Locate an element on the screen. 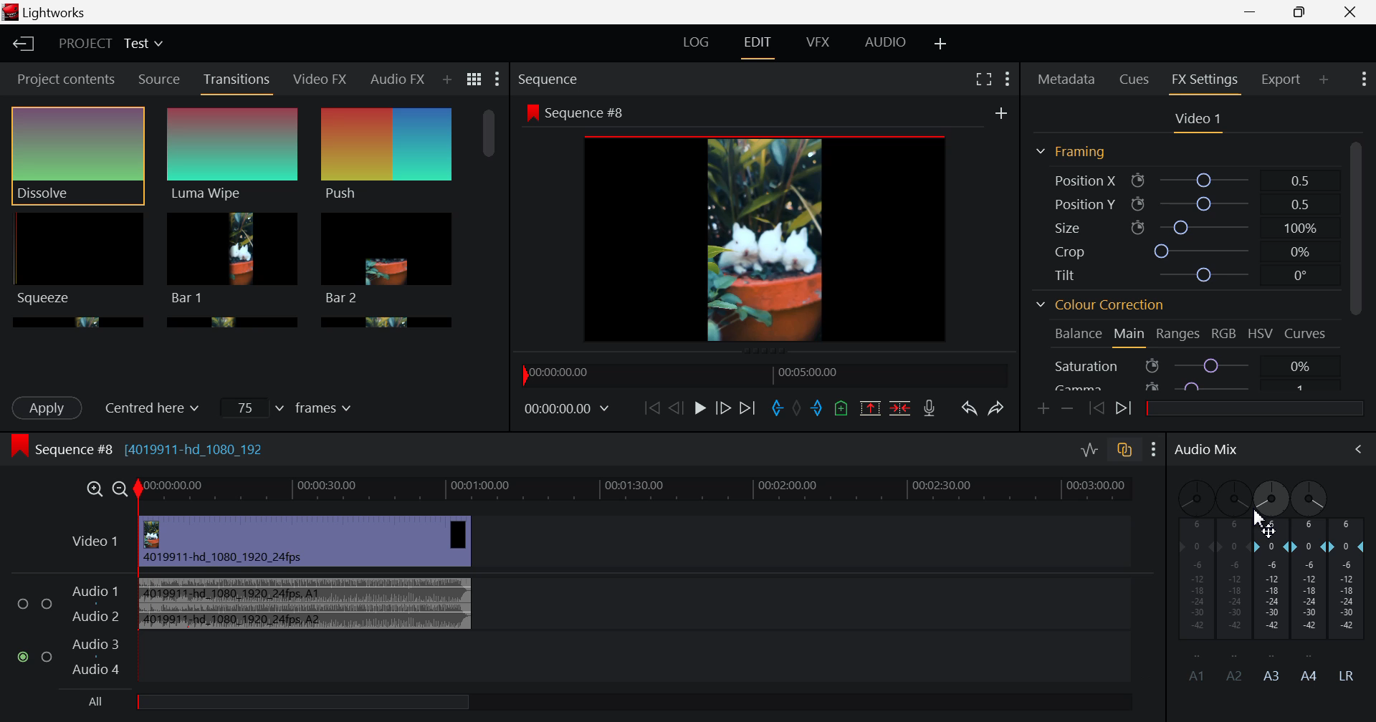 This screenshot has width=1376, height=722. Squeeze is located at coordinates (77, 259).